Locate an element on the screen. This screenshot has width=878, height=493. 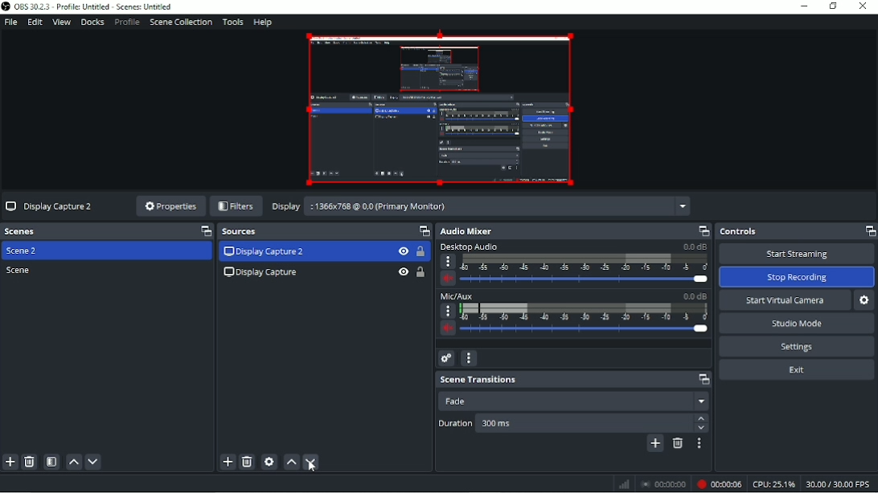
Move scene down is located at coordinates (92, 462).